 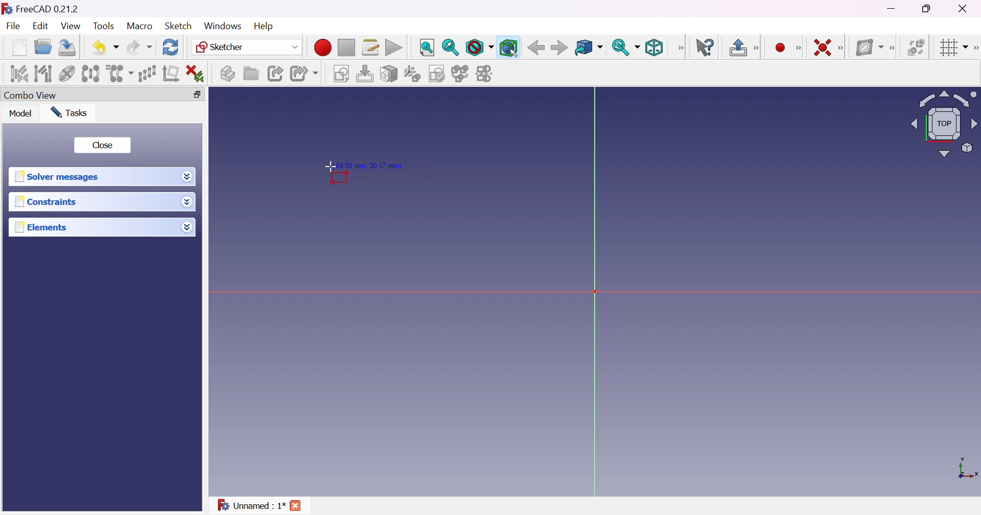 I want to click on Macro recording..., so click(x=323, y=47).